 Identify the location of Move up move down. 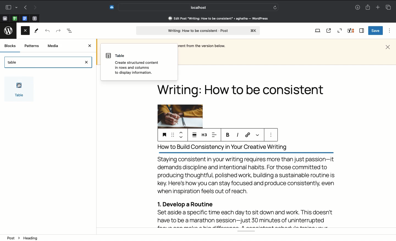
(181, 135).